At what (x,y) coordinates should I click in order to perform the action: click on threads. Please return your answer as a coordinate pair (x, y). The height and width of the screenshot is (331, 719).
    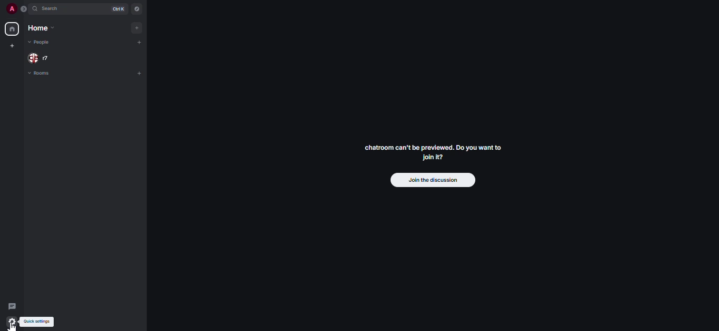
    Looking at the image, I should click on (12, 305).